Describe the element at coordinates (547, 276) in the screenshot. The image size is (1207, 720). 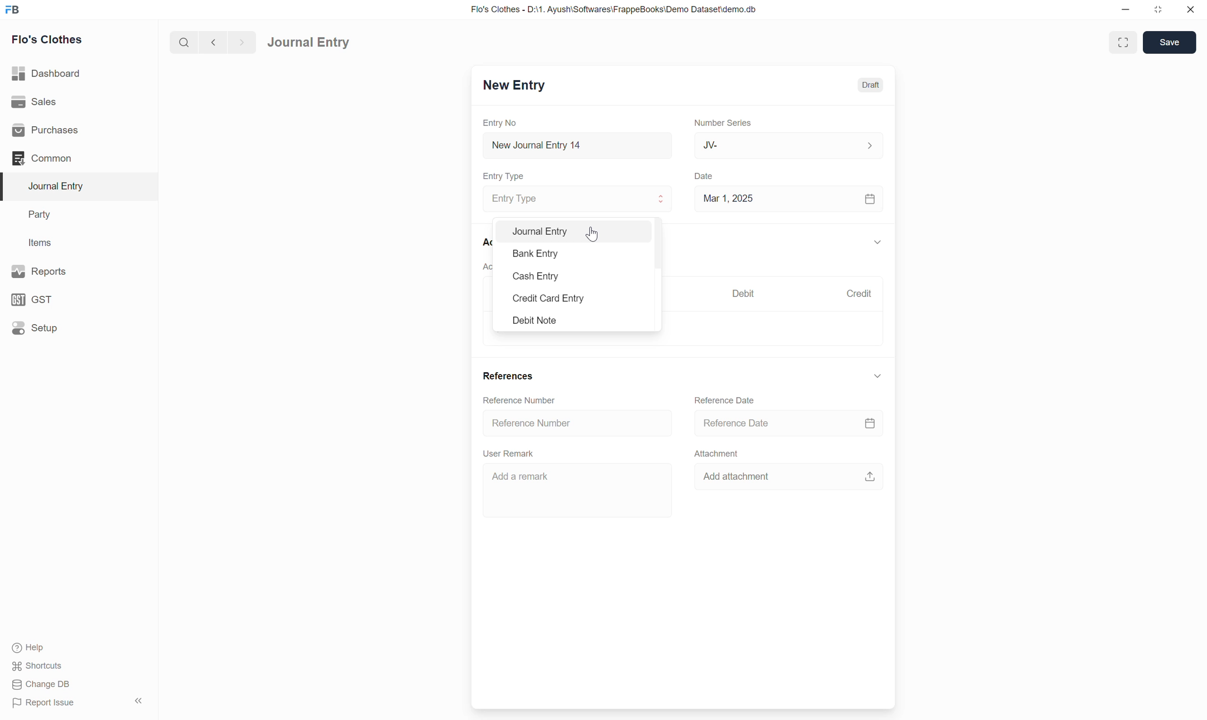
I see `Cash Entry` at that location.